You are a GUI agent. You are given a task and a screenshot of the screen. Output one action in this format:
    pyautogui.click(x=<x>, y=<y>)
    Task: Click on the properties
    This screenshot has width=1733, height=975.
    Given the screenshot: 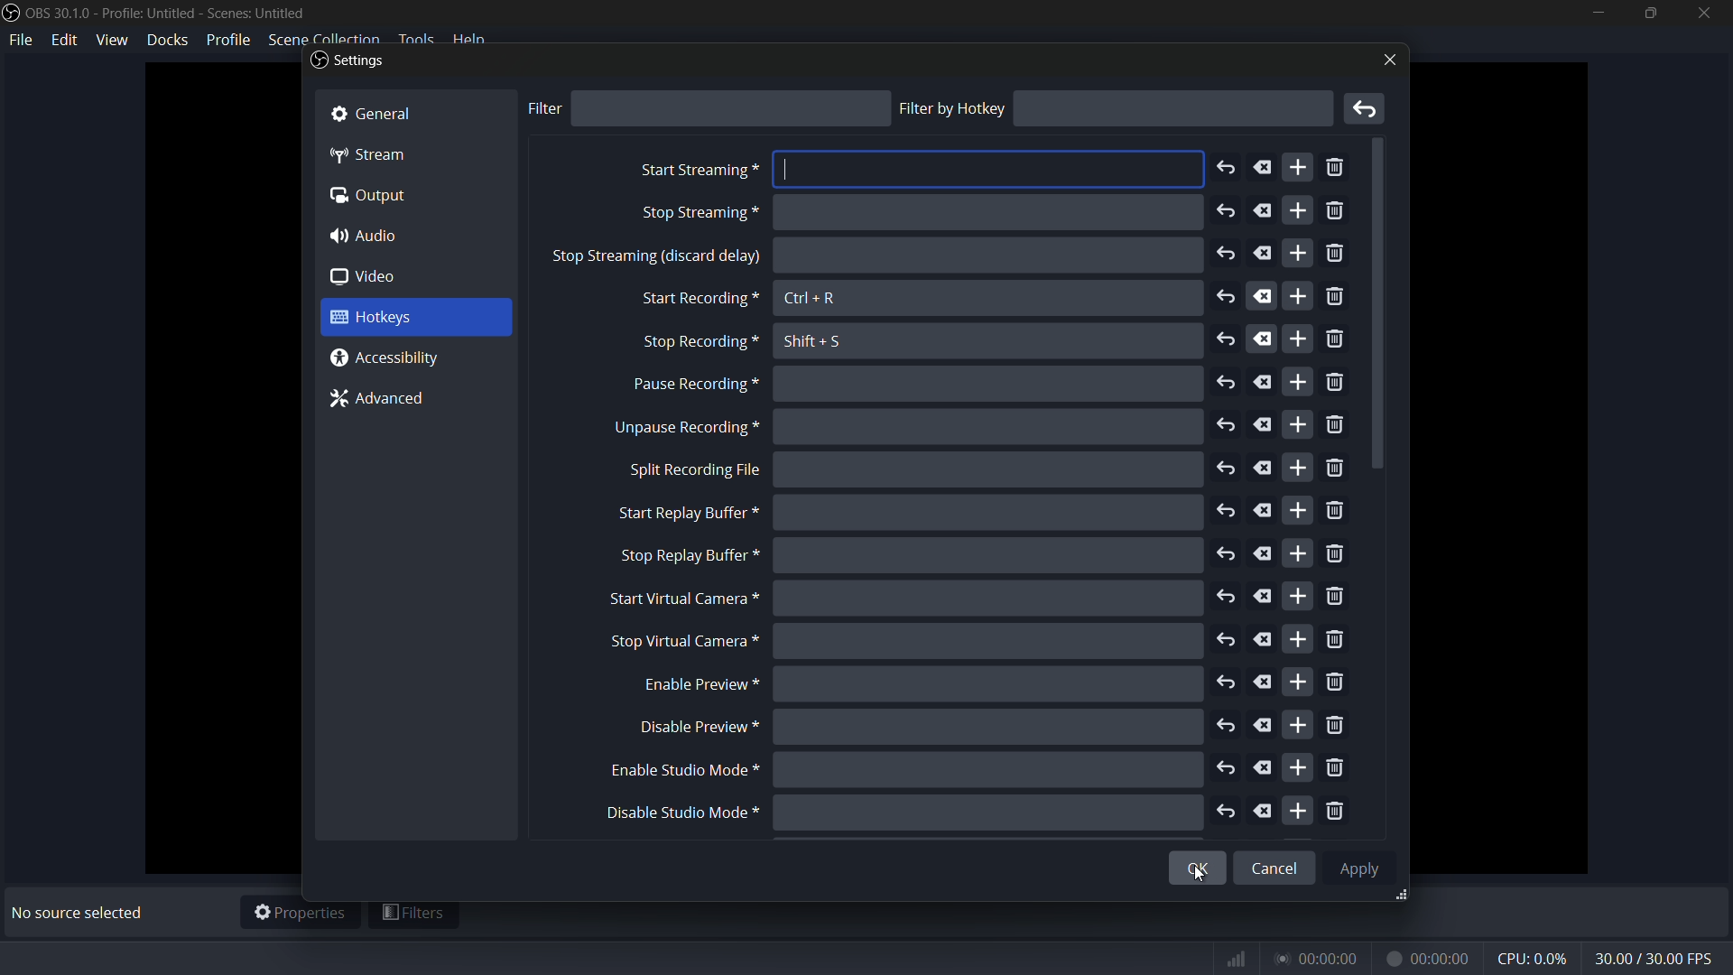 What is the action you would take?
    pyautogui.click(x=300, y=914)
    